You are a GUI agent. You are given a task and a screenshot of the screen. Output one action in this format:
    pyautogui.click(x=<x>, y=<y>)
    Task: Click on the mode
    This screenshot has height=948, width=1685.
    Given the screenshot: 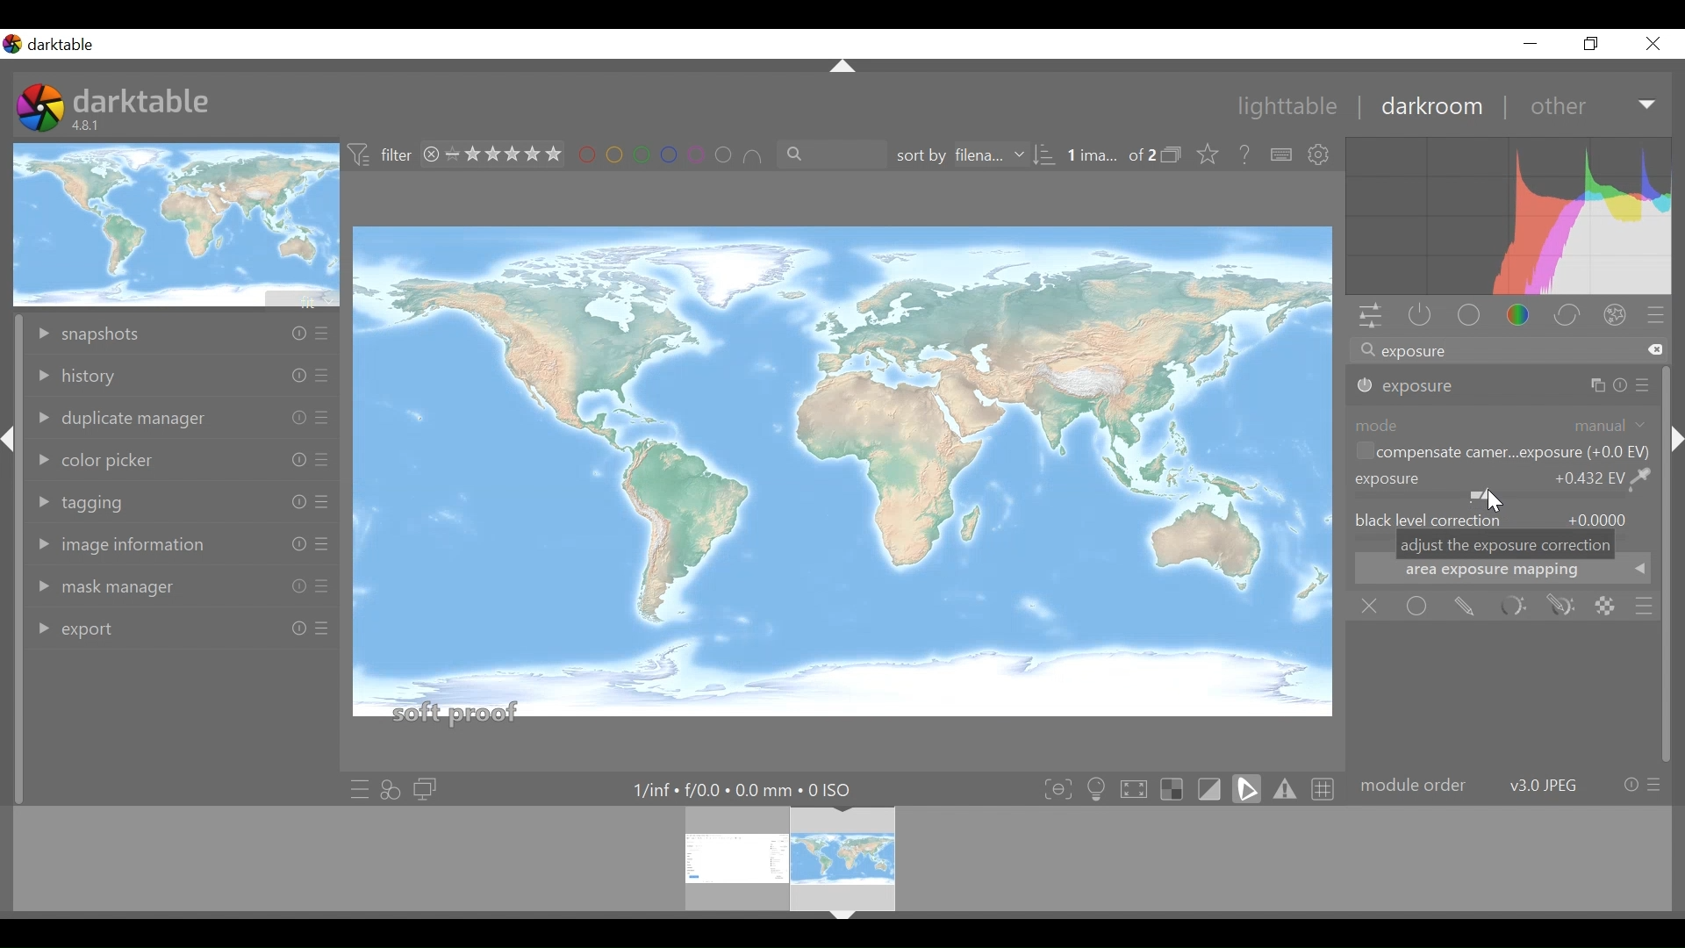 What is the action you would take?
    pyautogui.click(x=1502, y=424)
    